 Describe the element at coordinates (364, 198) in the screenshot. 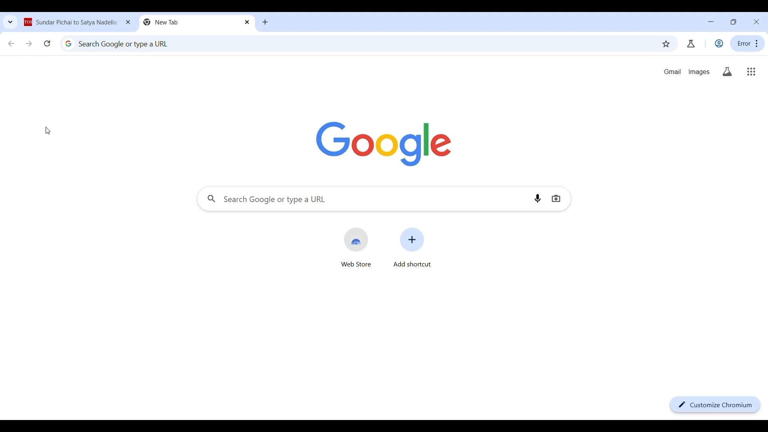

I see `Search Google search engine box` at that location.